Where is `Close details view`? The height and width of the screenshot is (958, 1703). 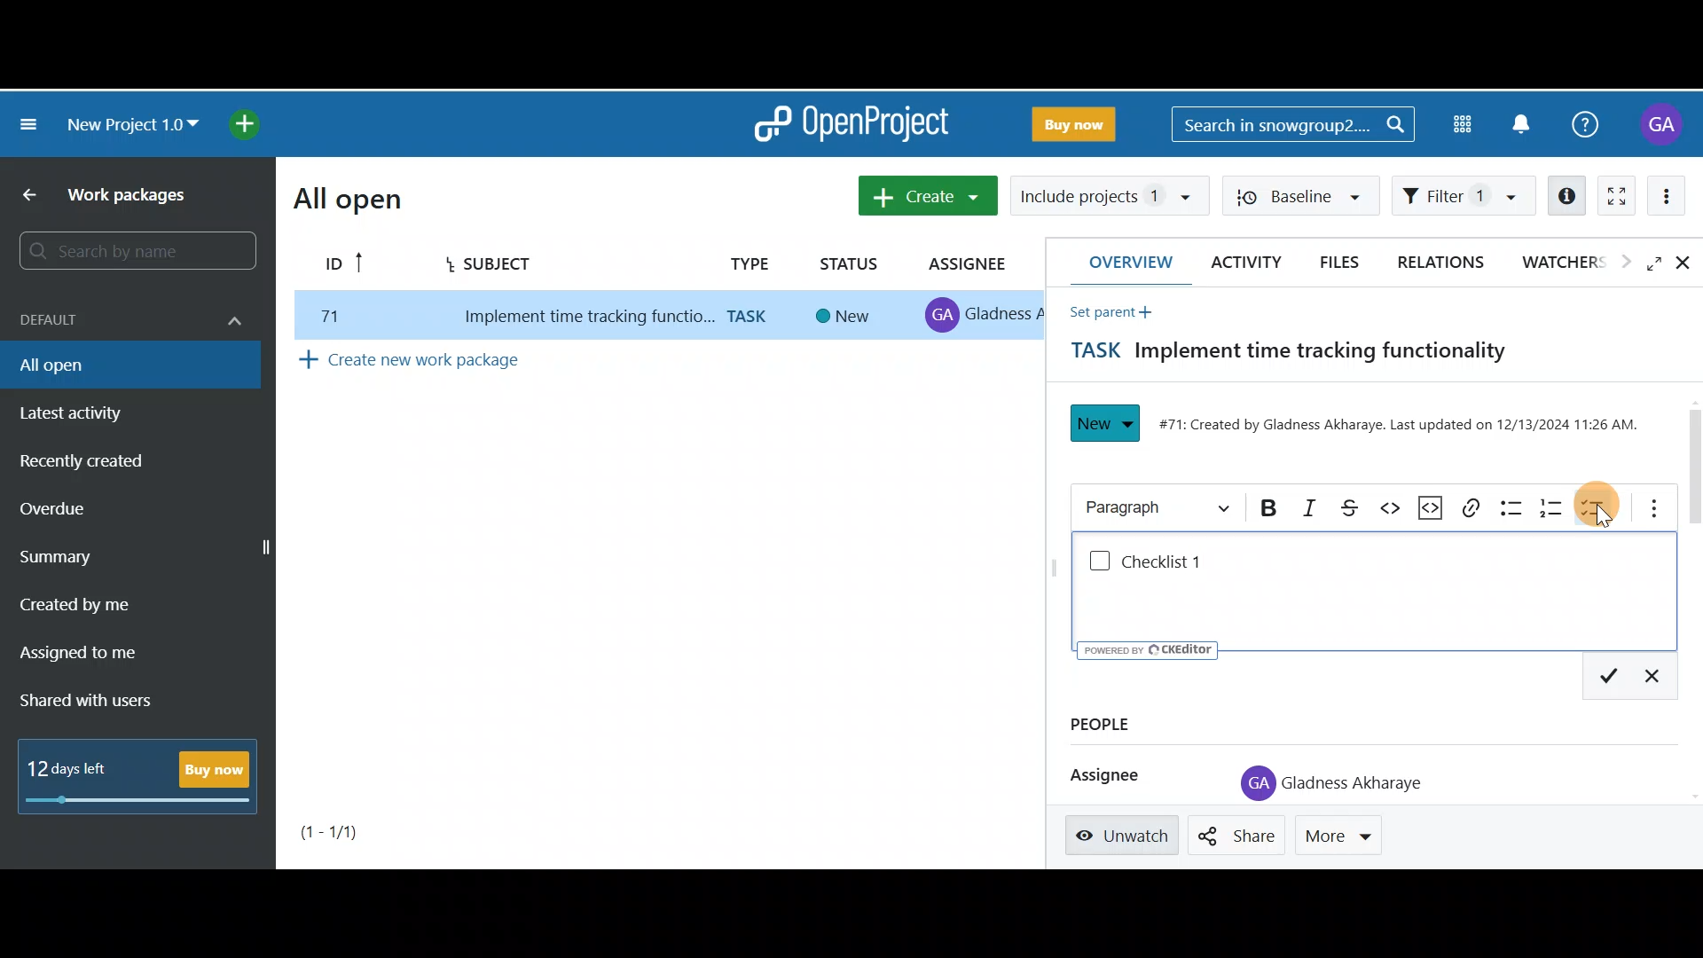 Close details view is located at coordinates (1686, 264).